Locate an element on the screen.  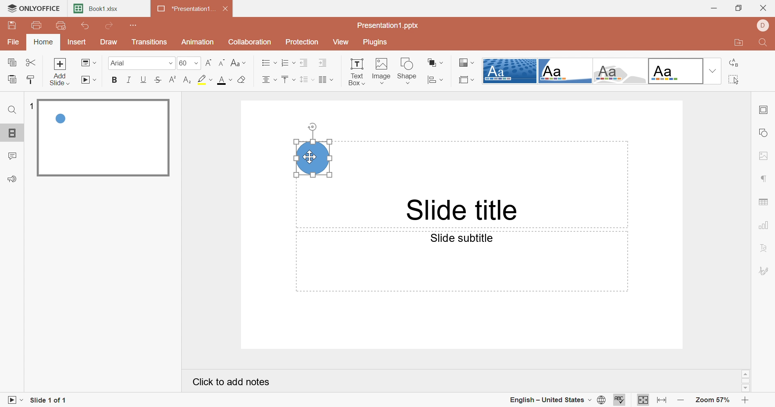
Shape settings is located at coordinates (765, 132).